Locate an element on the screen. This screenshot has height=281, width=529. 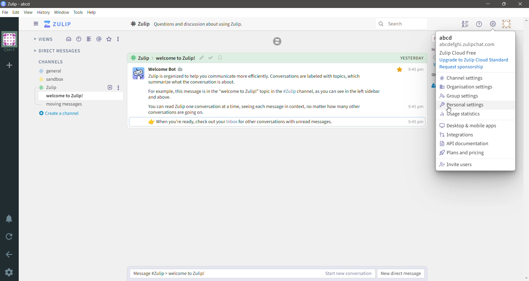
Help menu is located at coordinates (479, 24).